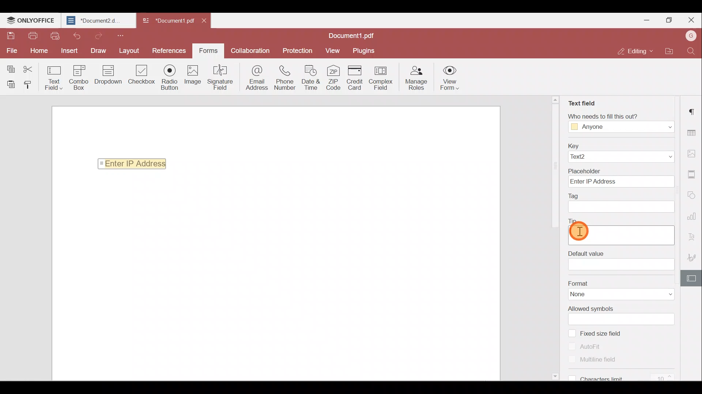 The image size is (702, 394). Describe the element at coordinates (123, 35) in the screenshot. I see `Customize quick access toolbar` at that location.